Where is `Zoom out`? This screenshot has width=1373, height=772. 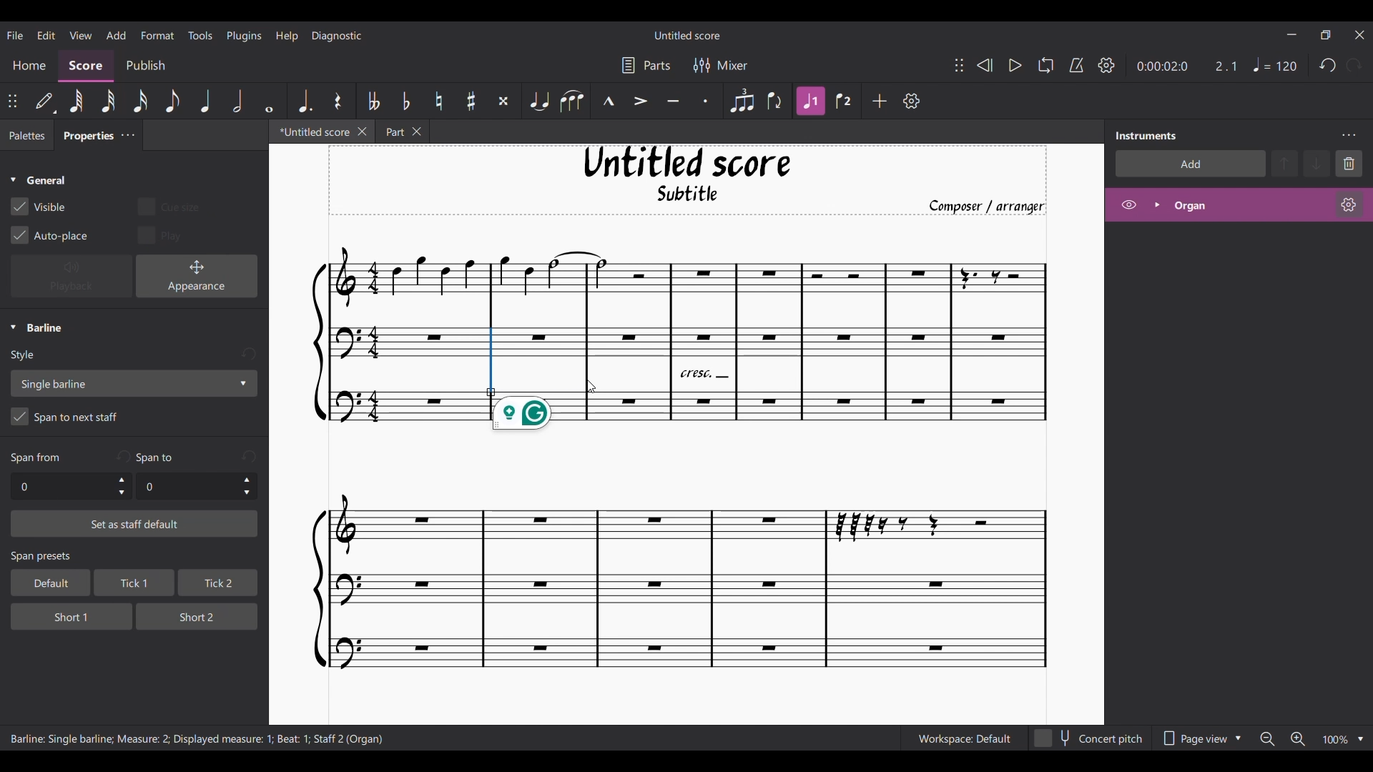 Zoom out is located at coordinates (1267, 739).